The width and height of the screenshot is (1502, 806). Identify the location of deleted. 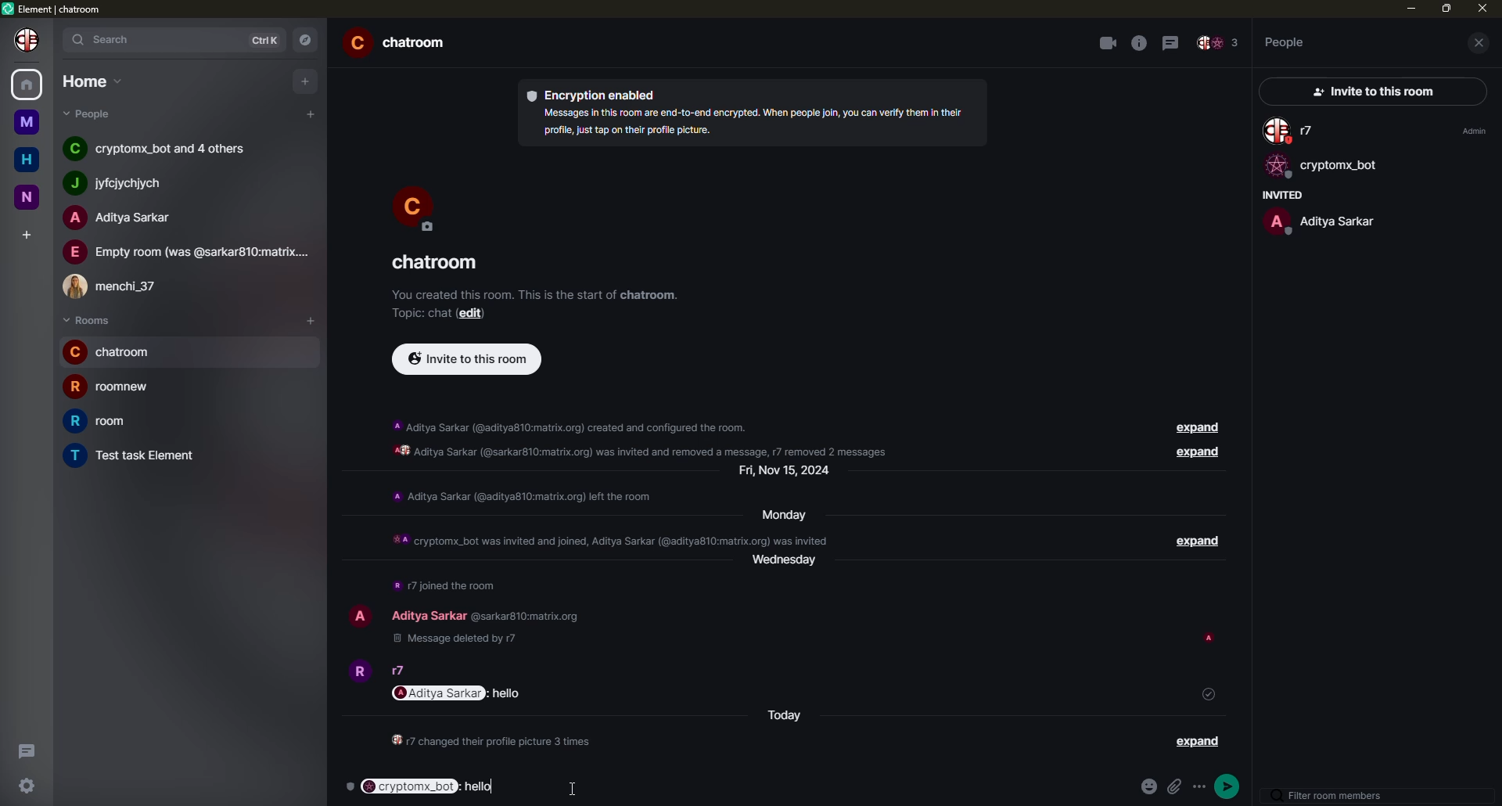
(452, 639).